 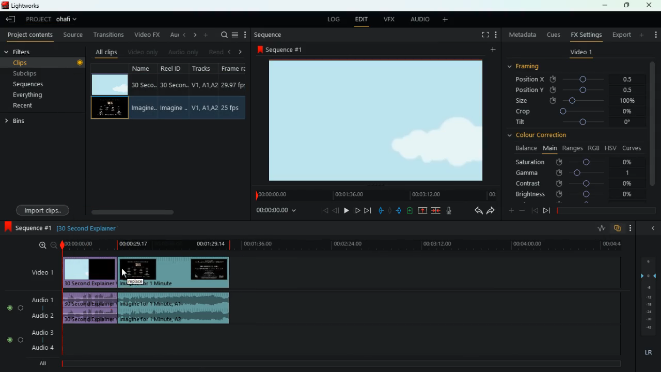 What do you see at coordinates (69, 20) in the screenshot?
I see `project name` at bounding box center [69, 20].